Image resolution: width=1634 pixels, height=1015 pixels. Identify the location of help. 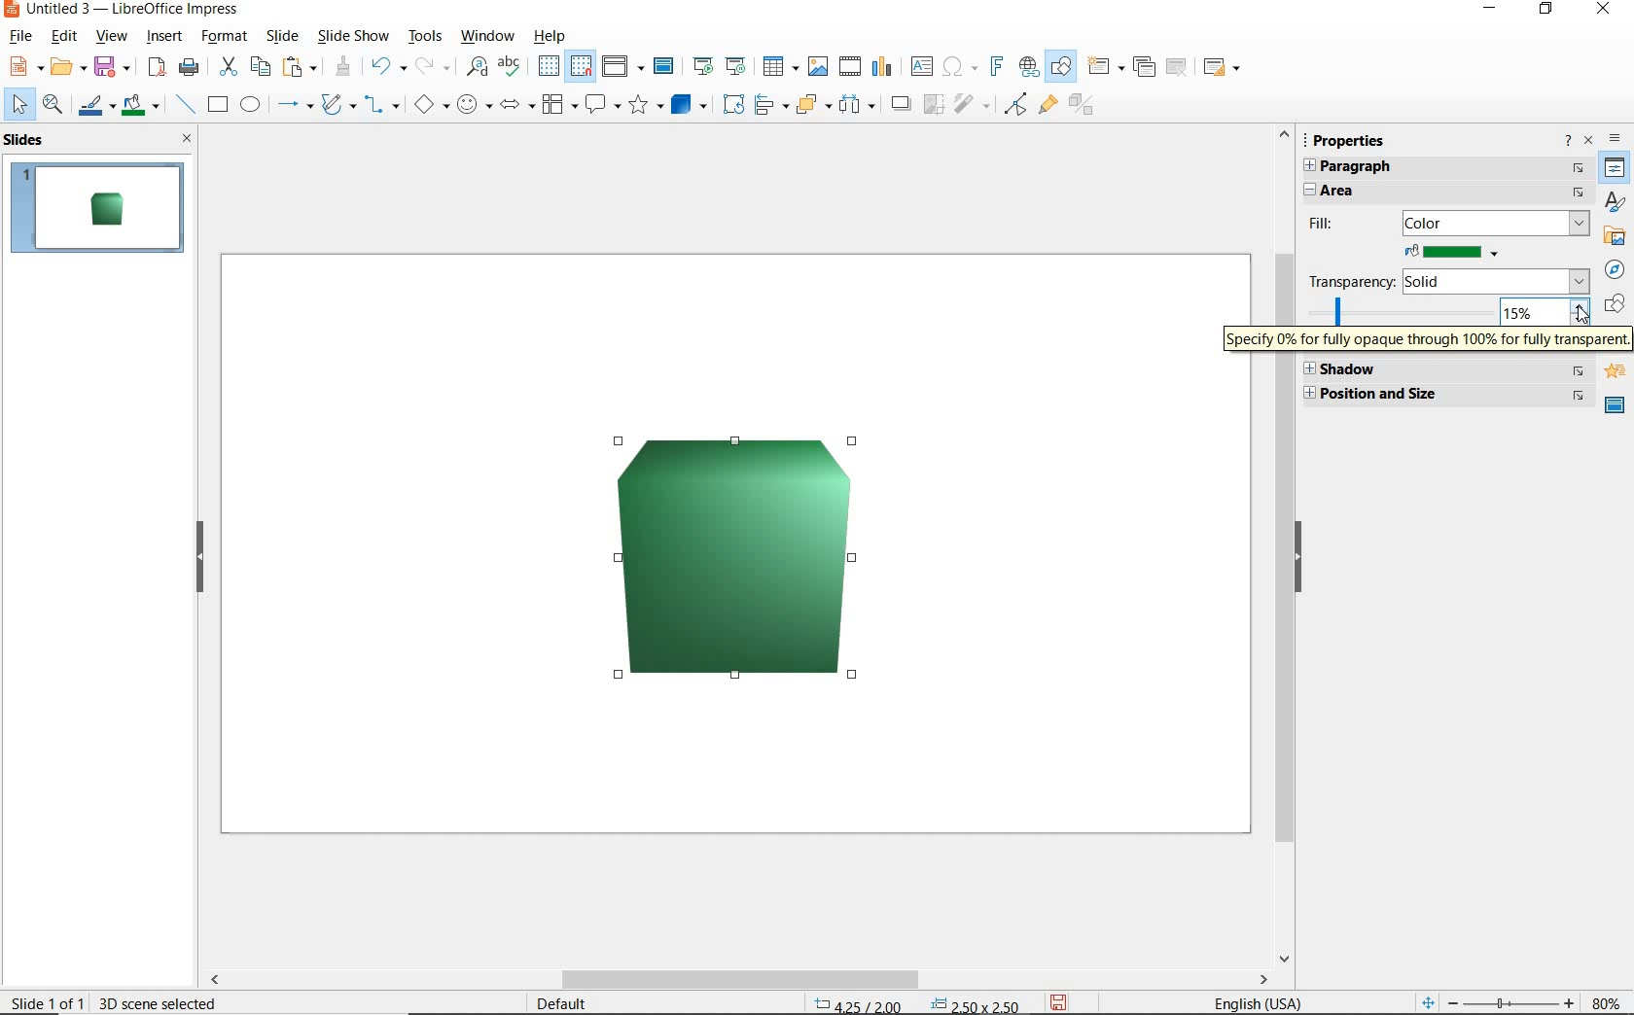
(553, 37).